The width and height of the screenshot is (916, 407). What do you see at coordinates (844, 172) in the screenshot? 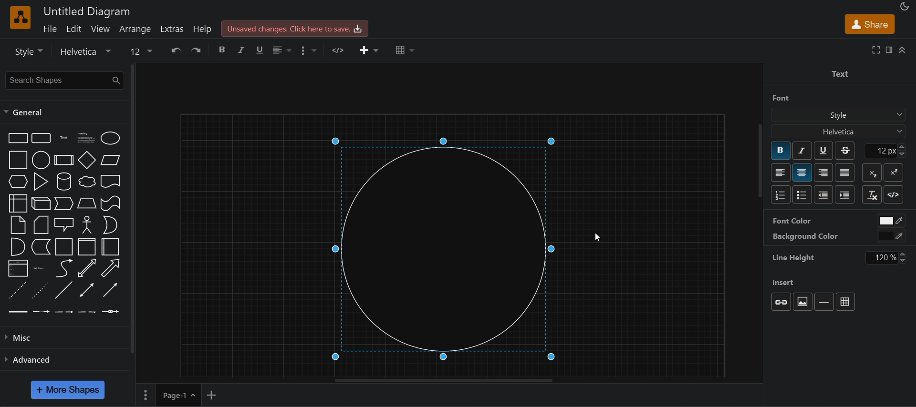
I see `justify` at bounding box center [844, 172].